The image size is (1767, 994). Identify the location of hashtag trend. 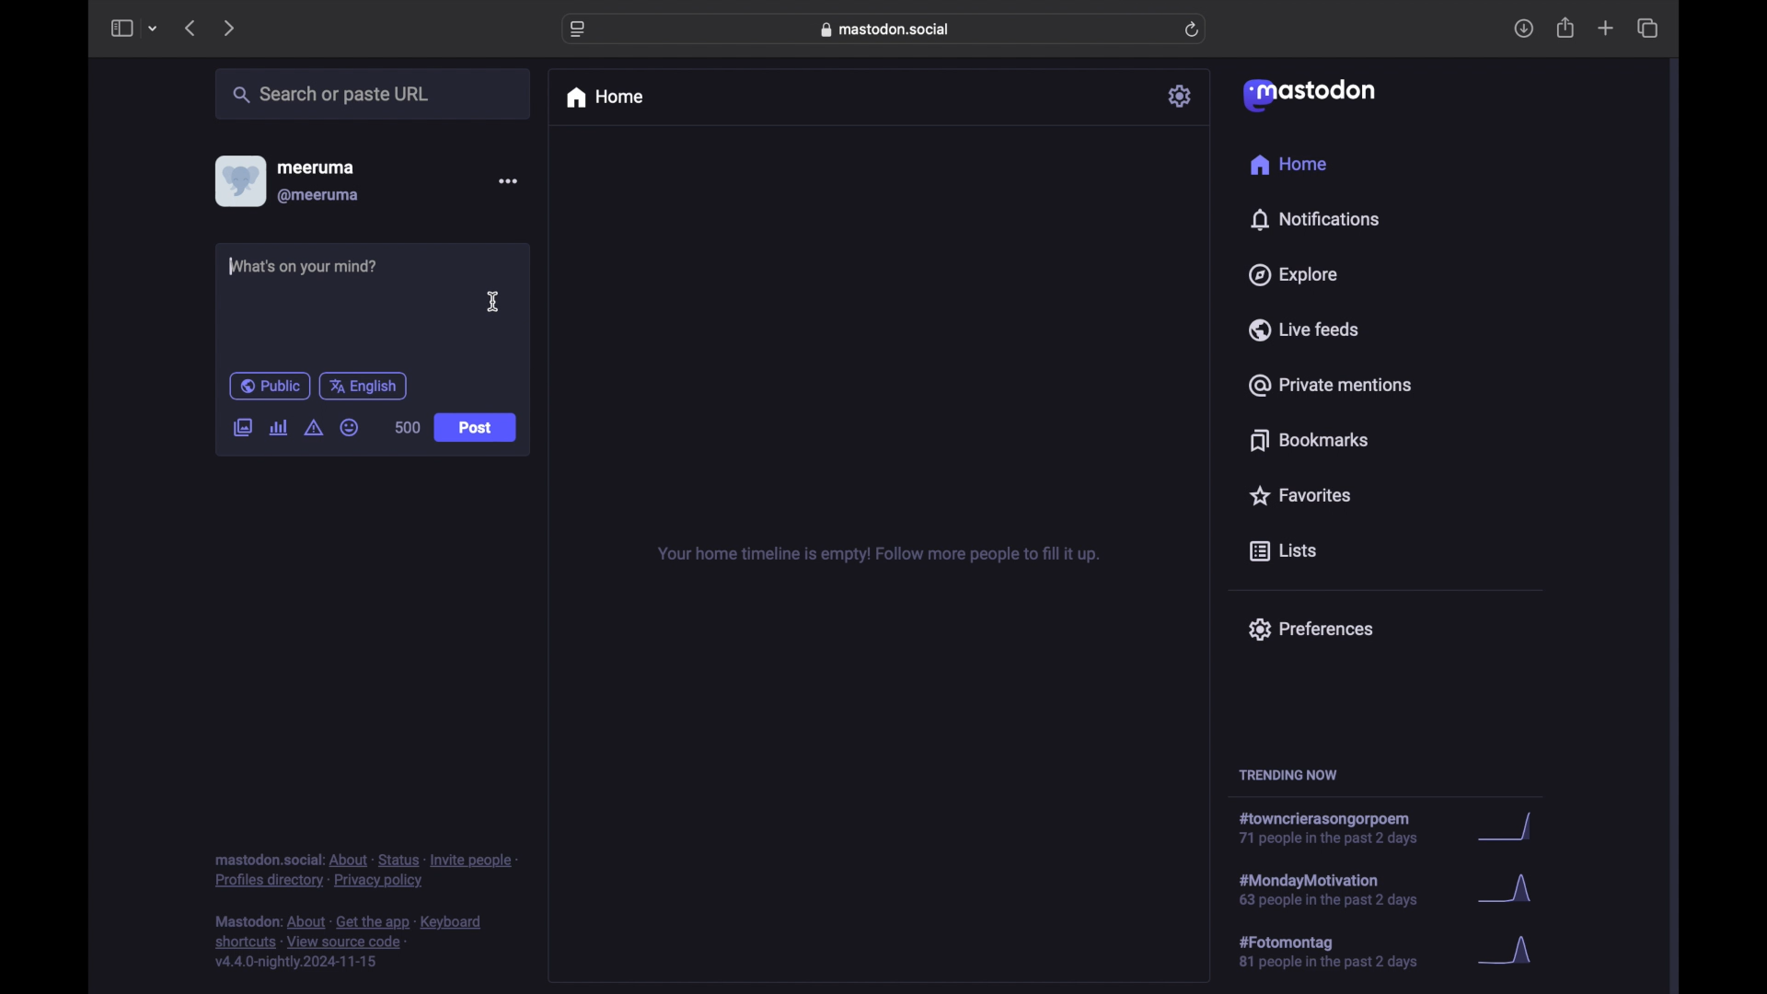
(1335, 828).